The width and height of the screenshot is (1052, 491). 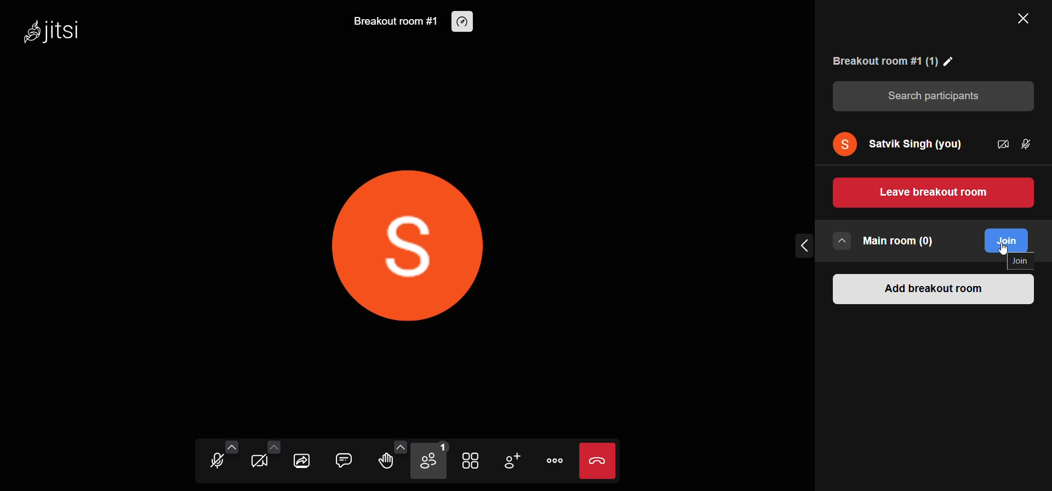 What do you see at coordinates (1002, 144) in the screenshot?
I see `camera` at bounding box center [1002, 144].